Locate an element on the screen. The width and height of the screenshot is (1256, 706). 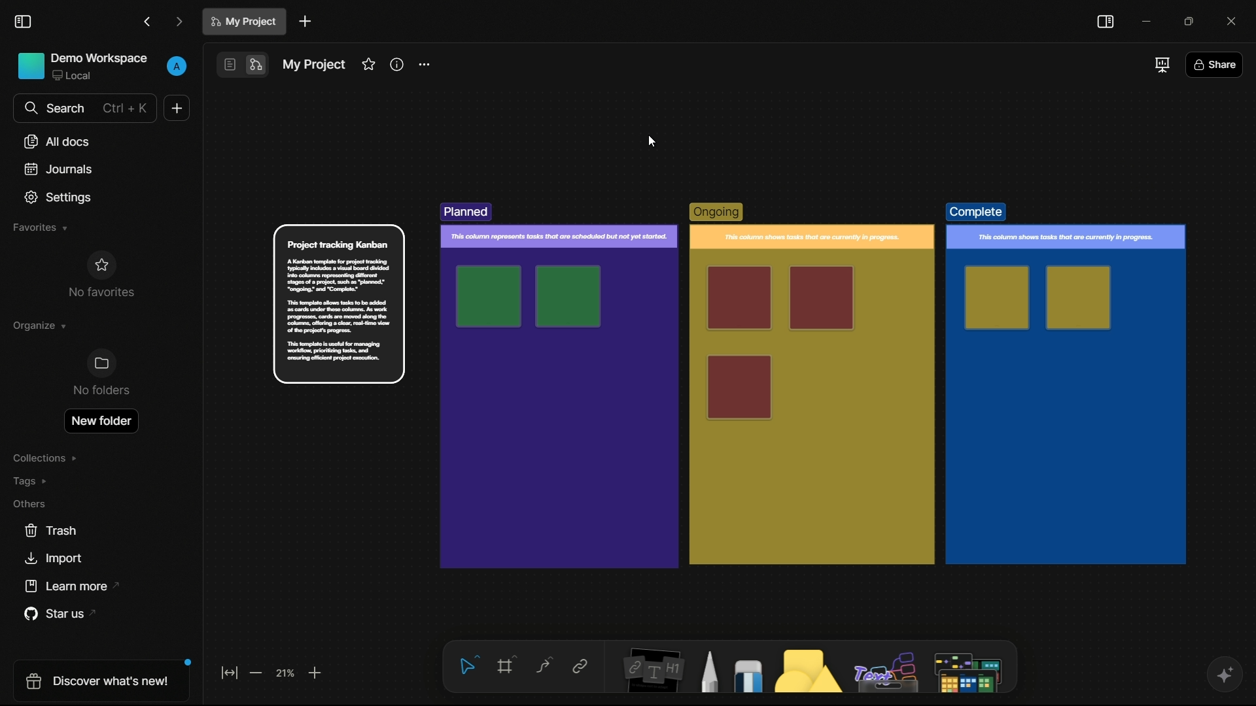
journals is located at coordinates (59, 169).